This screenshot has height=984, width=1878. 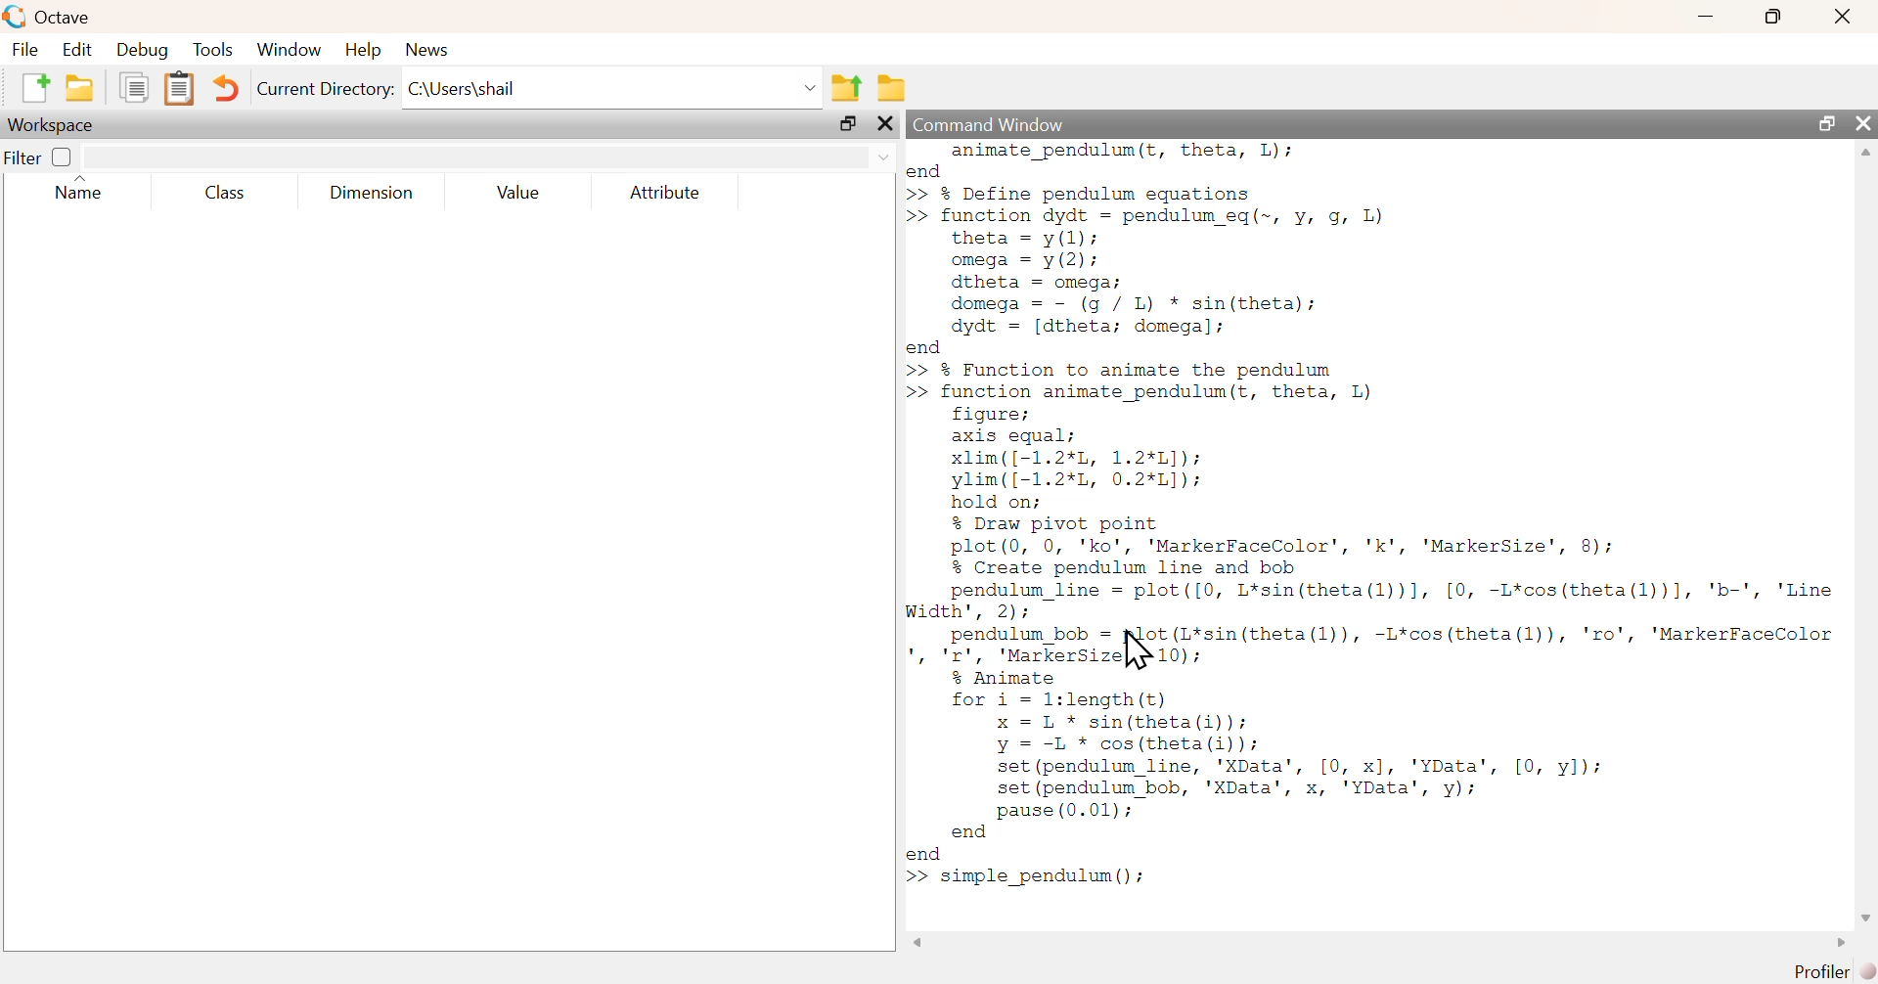 What do you see at coordinates (75, 49) in the screenshot?
I see `Edit` at bounding box center [75, 49].